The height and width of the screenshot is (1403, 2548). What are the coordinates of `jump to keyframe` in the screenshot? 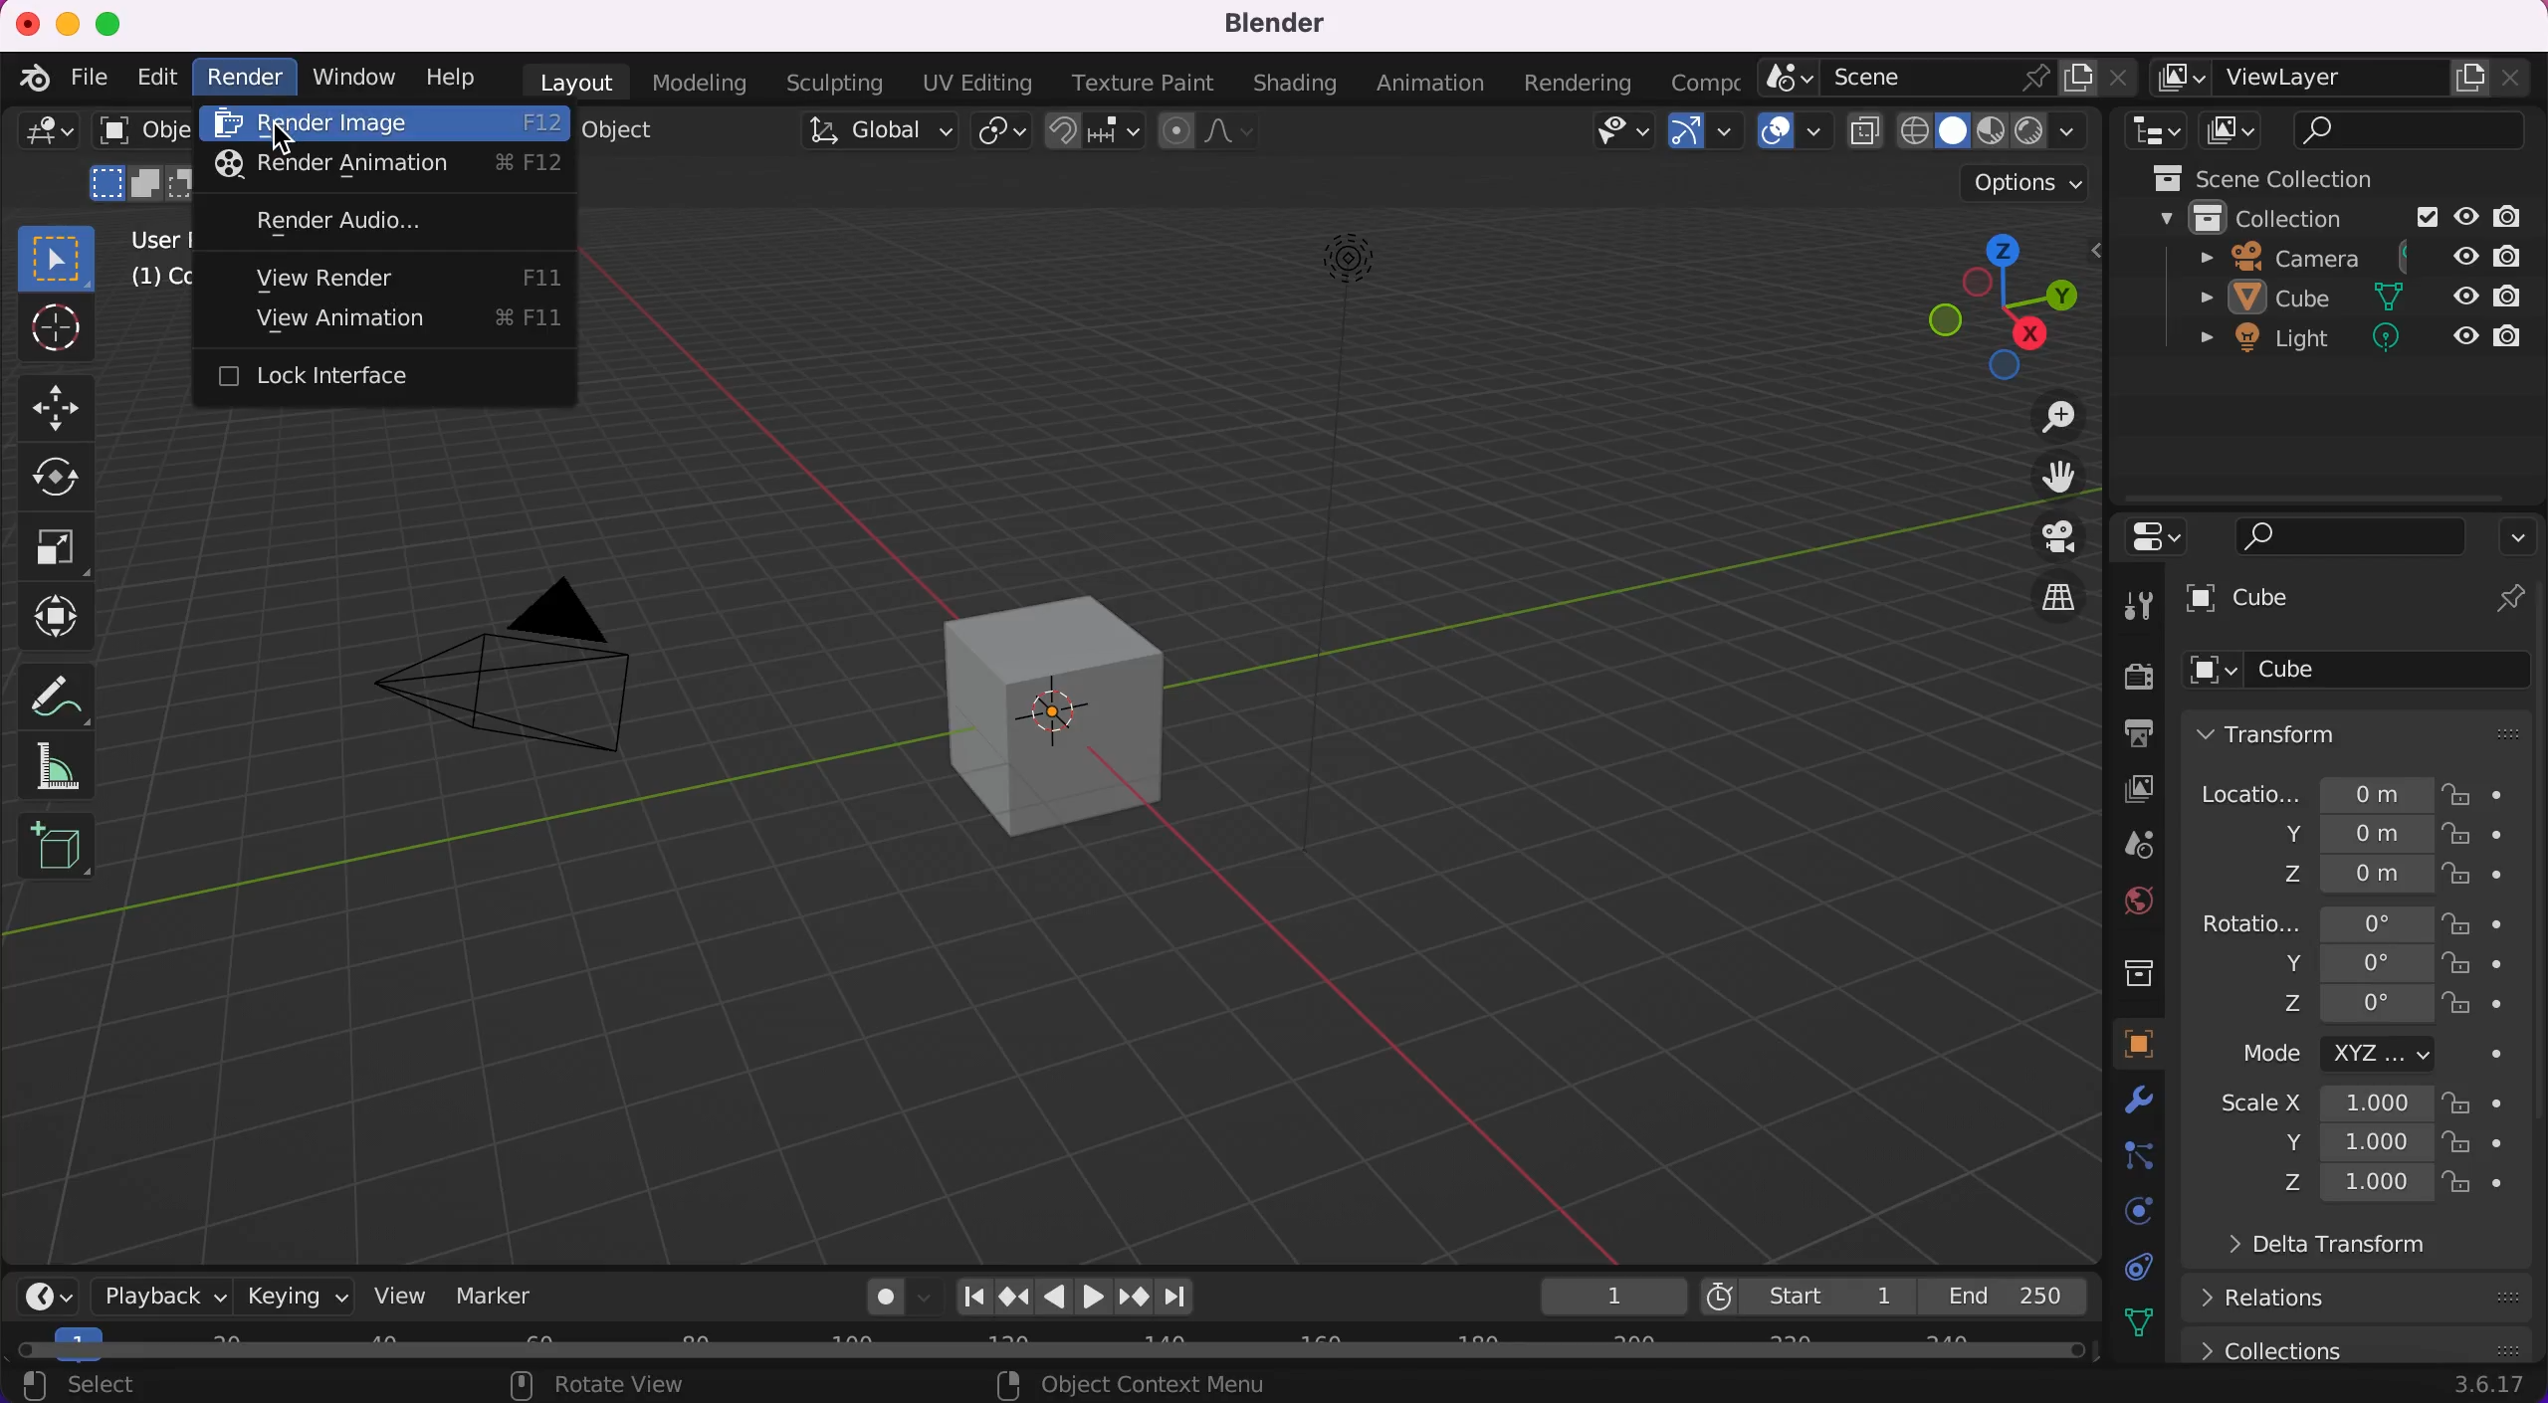 It's located at (1136, 1299).